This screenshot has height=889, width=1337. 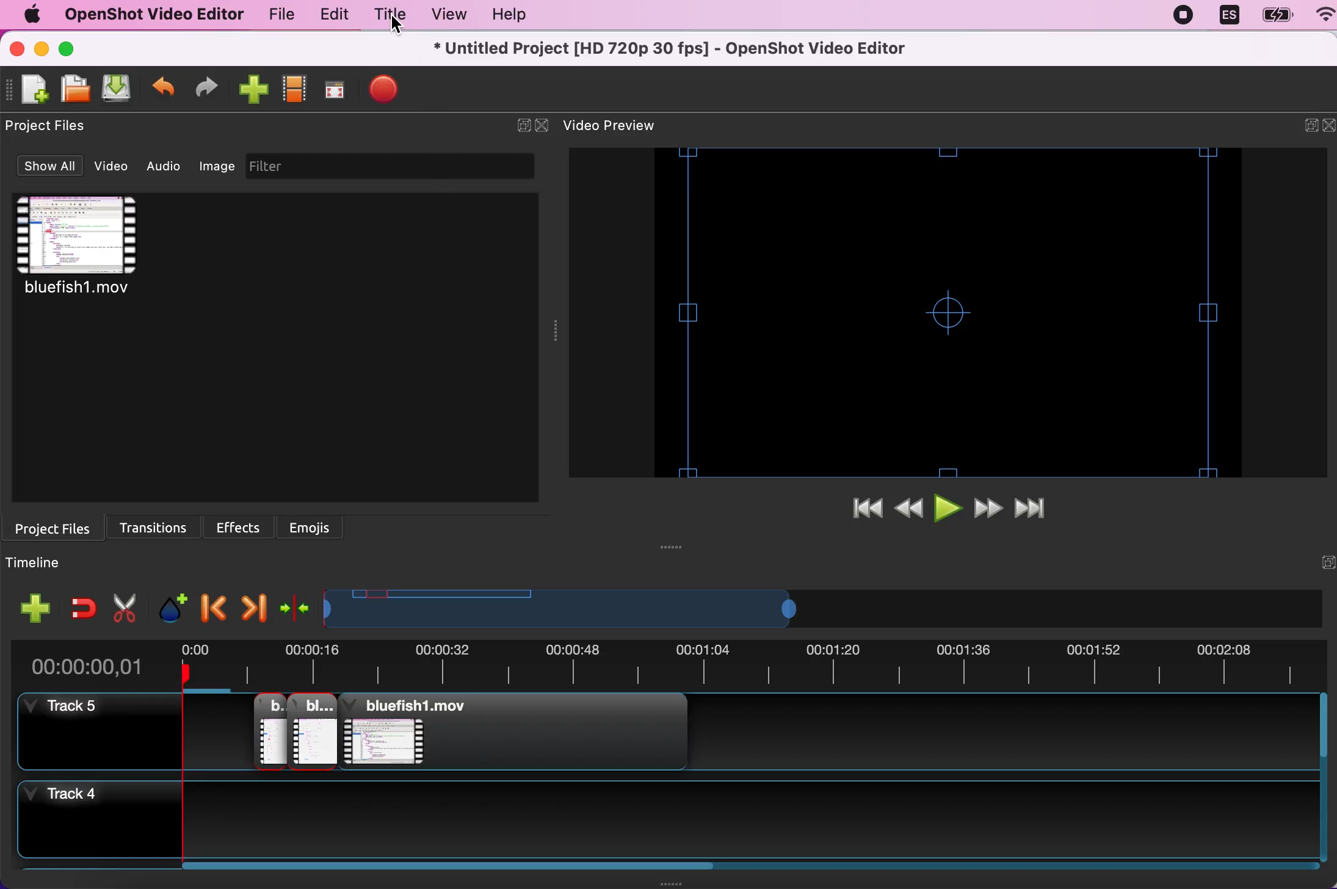 What do you see at coordinates (520, 126) in the screenshot?
I see `expand/hide` at bounding box center [520, 126].